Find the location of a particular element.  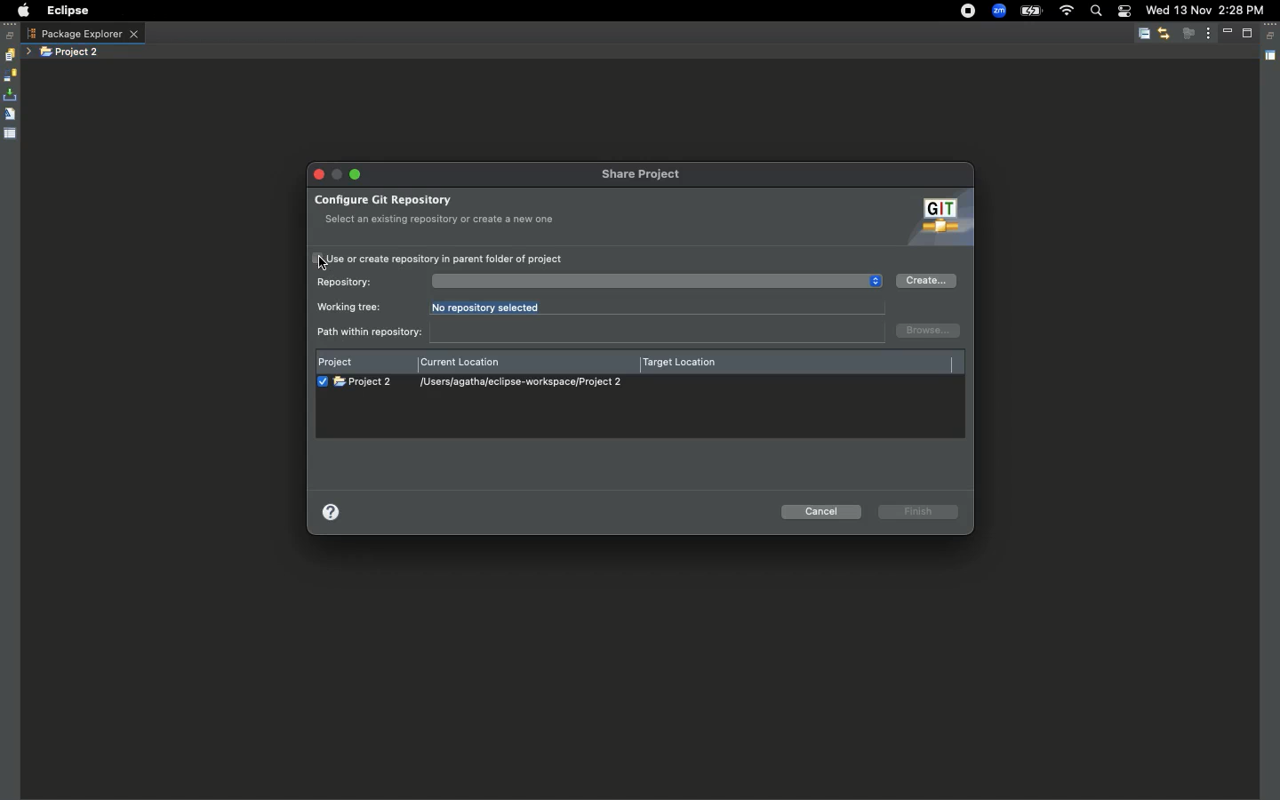

Configure Git repository Select an existing repository or create a new one is located at coordinates (443, 208).